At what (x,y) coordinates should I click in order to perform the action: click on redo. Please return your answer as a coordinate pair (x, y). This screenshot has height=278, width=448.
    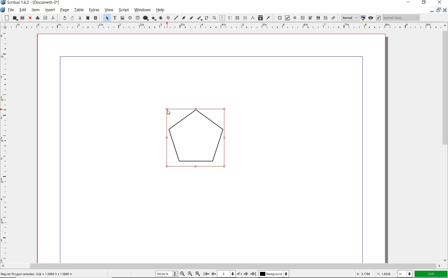
    Looking at the image, I should click on (72, 18).